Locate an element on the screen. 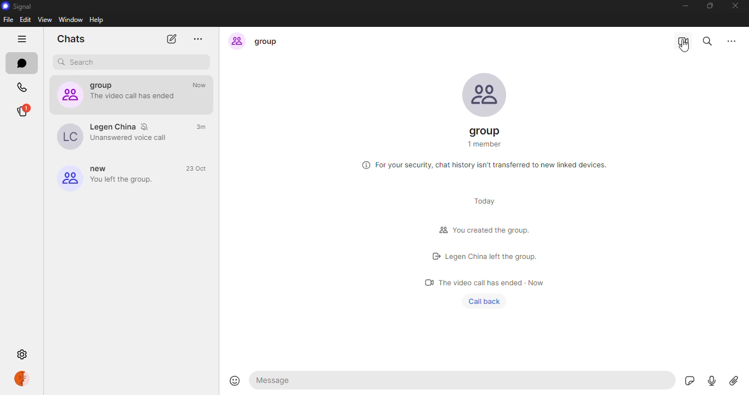 Image resolution: width=749 pixels, height=395 pixels. search is located at coordinates (708, 41).